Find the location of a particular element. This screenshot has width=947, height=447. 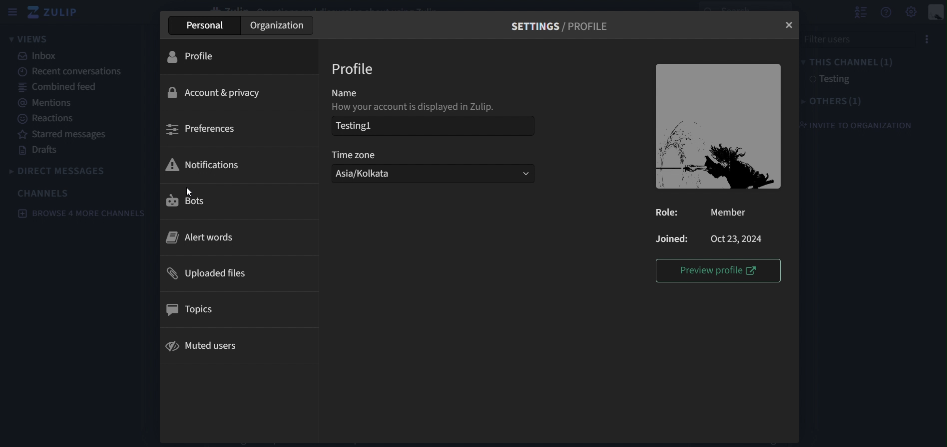

persoanl is located at coordinates (207, 24).